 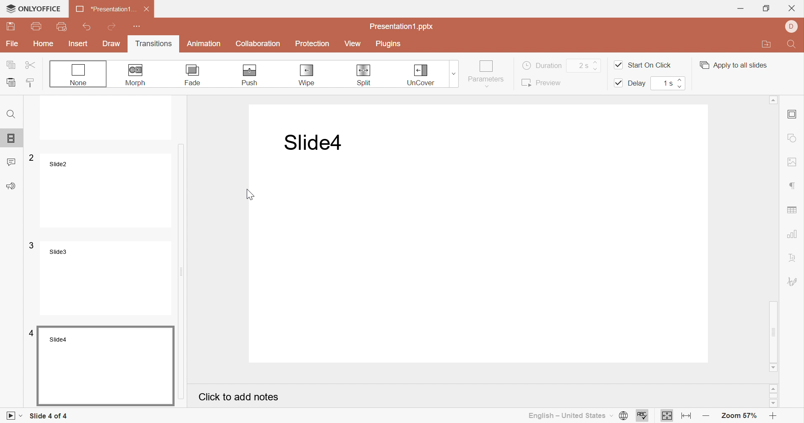 I want to click on Collaboration, so click(x=260, y=44).